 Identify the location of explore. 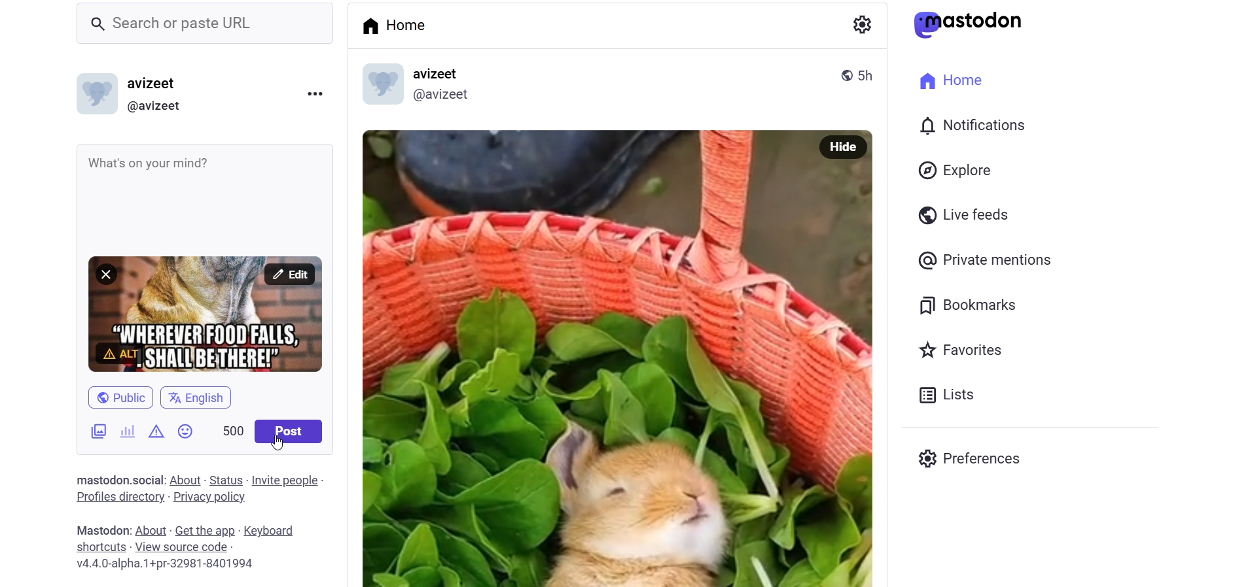
(956, 170).